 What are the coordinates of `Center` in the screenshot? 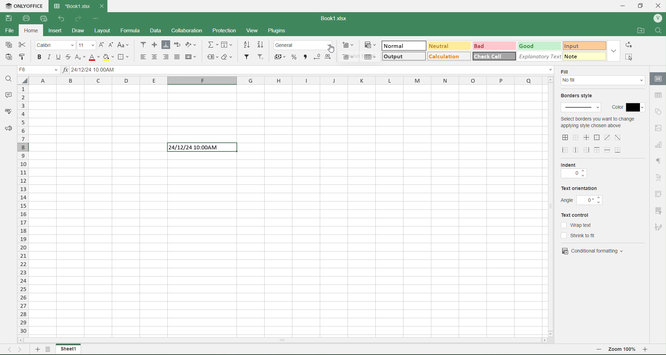 It's located at (155, 57).